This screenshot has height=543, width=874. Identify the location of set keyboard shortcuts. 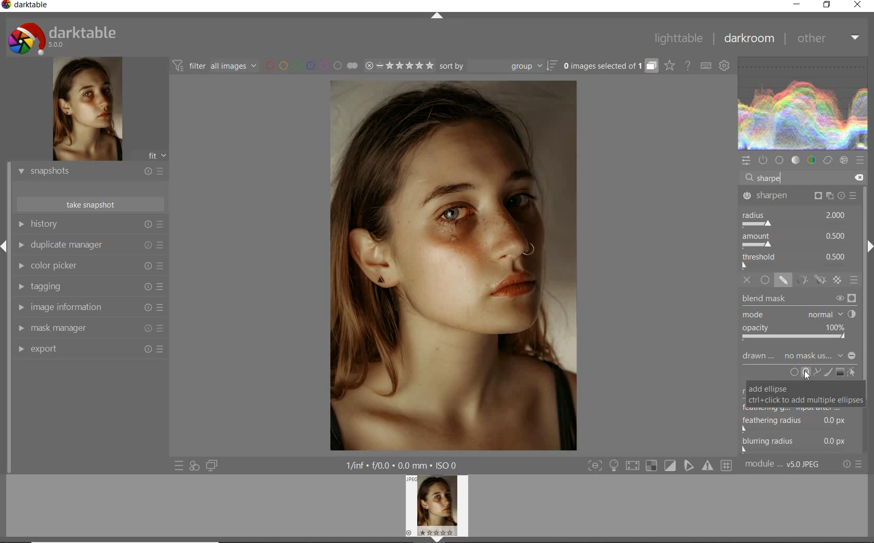
(705, 67).